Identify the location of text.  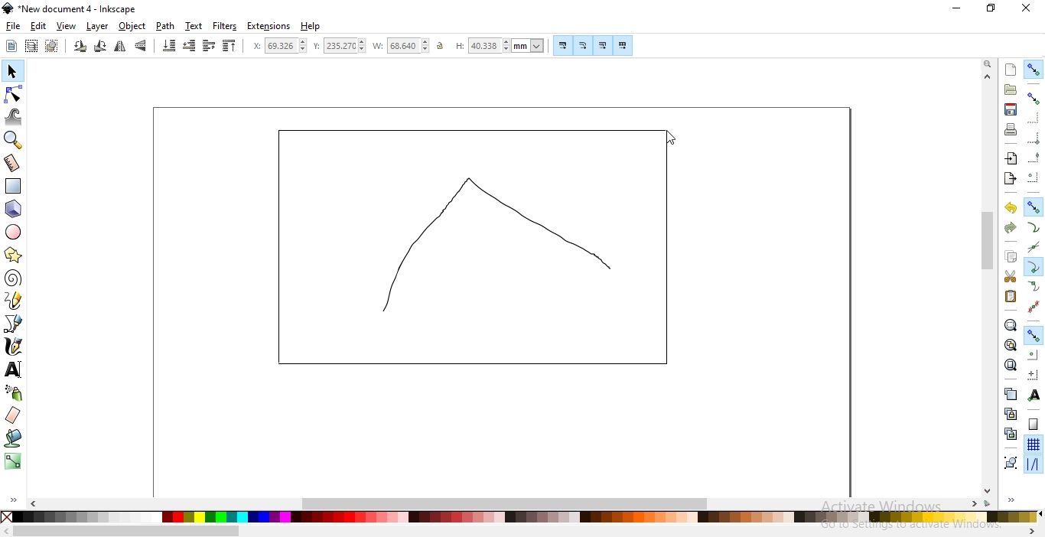
(194, 25).